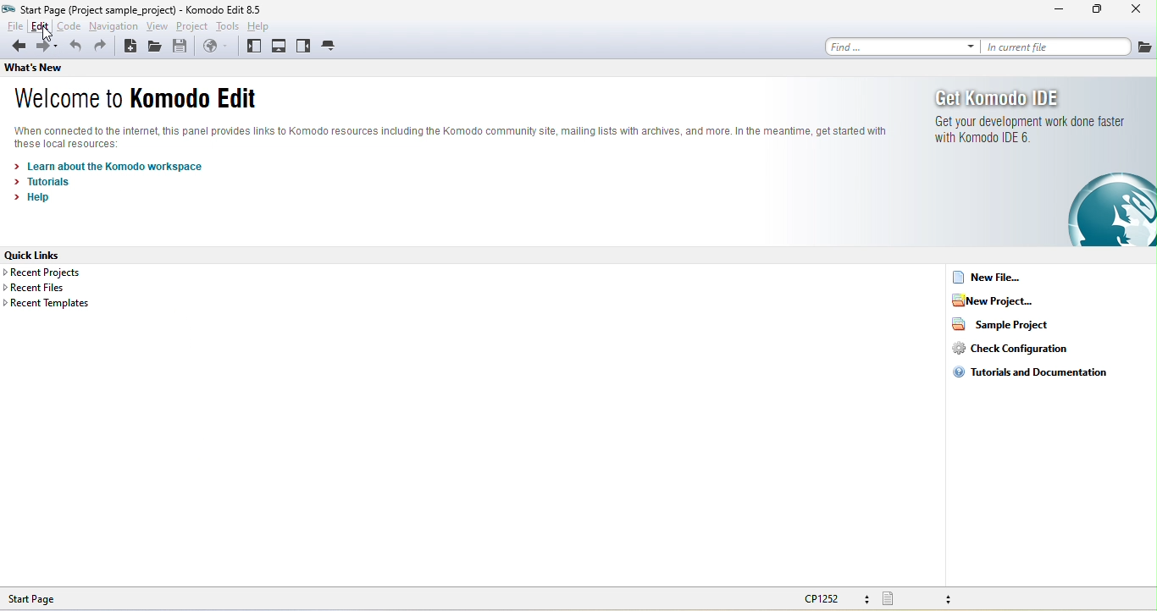 This screenshot has height=611, width=1157. What do you see at coordinates (228, 26) in the screenshot?
I see `tools` at bounding box center [228, 26].